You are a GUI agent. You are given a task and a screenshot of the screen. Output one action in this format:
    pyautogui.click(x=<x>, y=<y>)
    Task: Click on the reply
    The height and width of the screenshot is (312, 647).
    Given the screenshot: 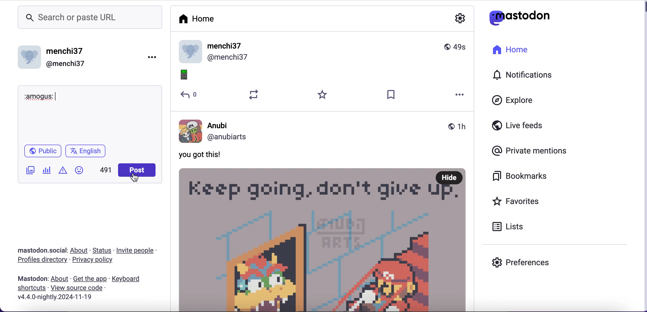 What is the action you would take?
    pyautogui.click(x=190, y=95)
    